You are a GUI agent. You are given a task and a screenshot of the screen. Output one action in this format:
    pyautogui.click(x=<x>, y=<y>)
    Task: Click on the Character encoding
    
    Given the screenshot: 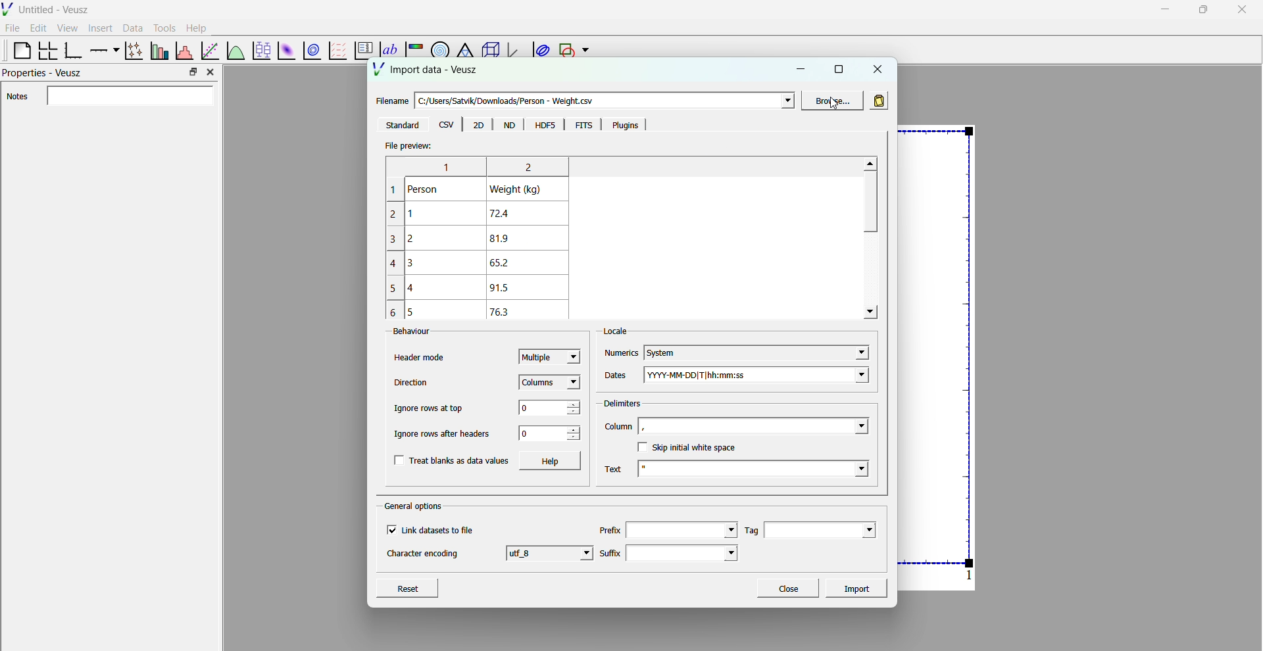 What is the action you would take?
    pyautogui.click(x=424, y=556)
    